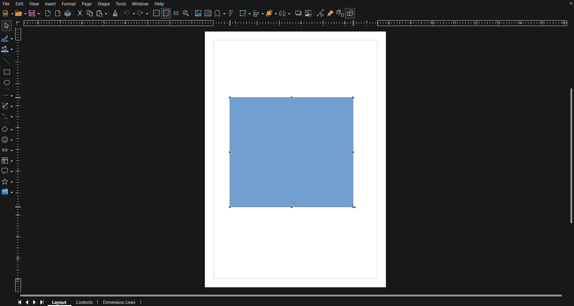  I want to click on Fontworks, so click(231, 13).